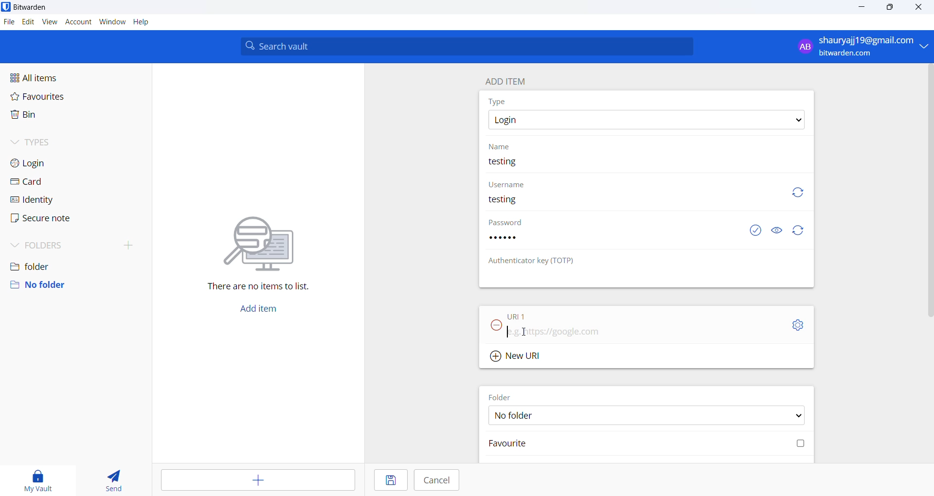 The height and width of the screenshot is (496, 934). I want to click on FOLDER options, so click(647, 416).